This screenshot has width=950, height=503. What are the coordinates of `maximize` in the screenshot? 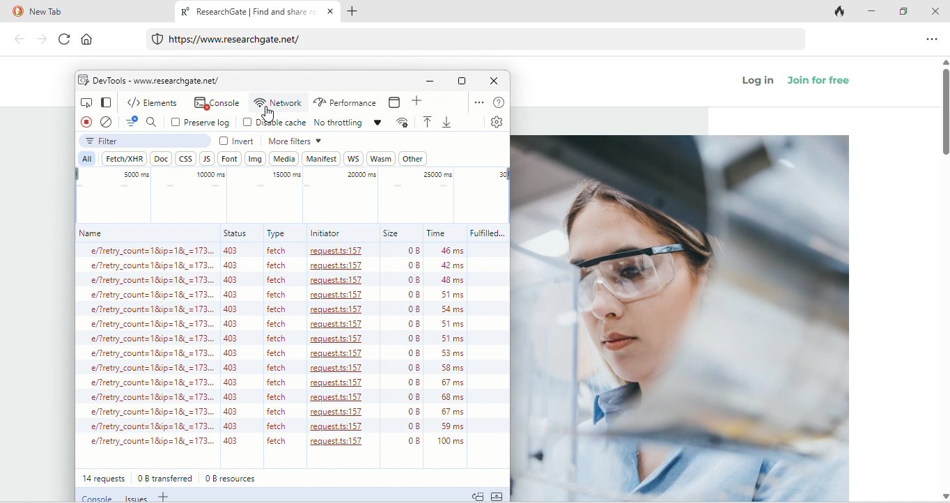 It's located at (905, 10).